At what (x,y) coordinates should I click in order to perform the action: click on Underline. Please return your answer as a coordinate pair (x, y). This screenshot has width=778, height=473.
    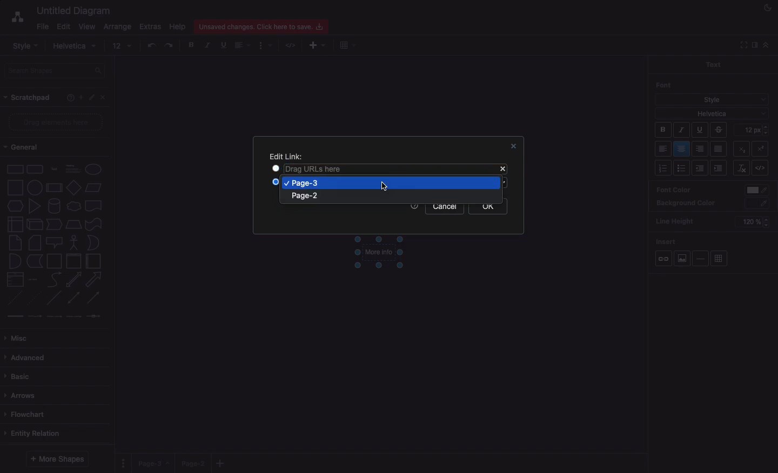
    Looking at the image, I should click on (223, 45).